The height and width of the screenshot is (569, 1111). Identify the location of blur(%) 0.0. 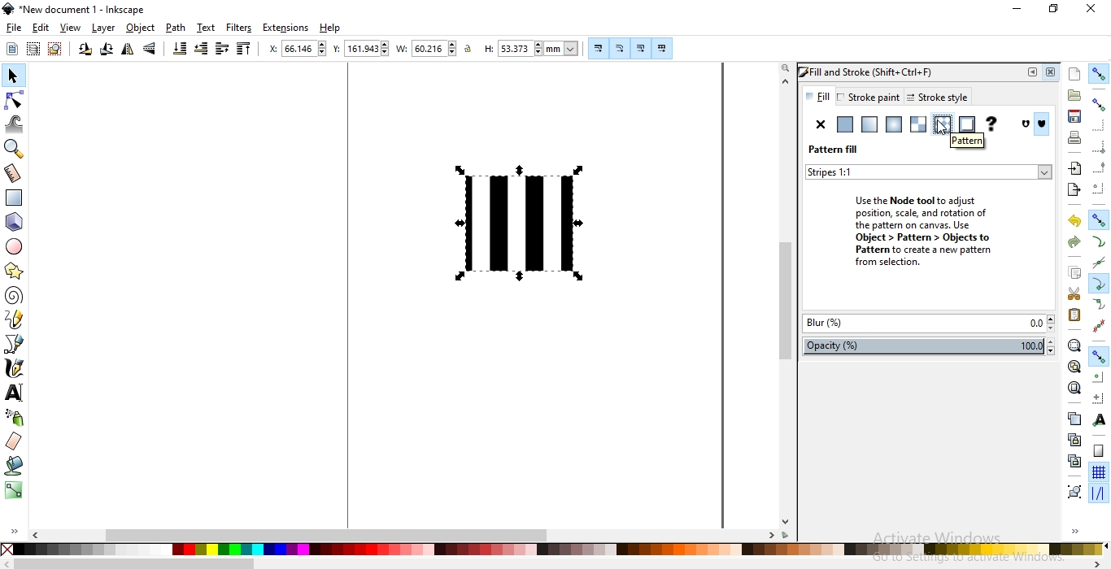
(928, 325).